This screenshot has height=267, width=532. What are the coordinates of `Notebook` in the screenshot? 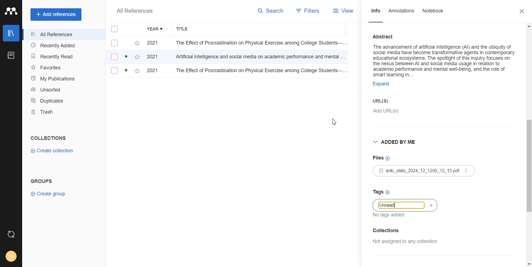 It's located at (434, 14).